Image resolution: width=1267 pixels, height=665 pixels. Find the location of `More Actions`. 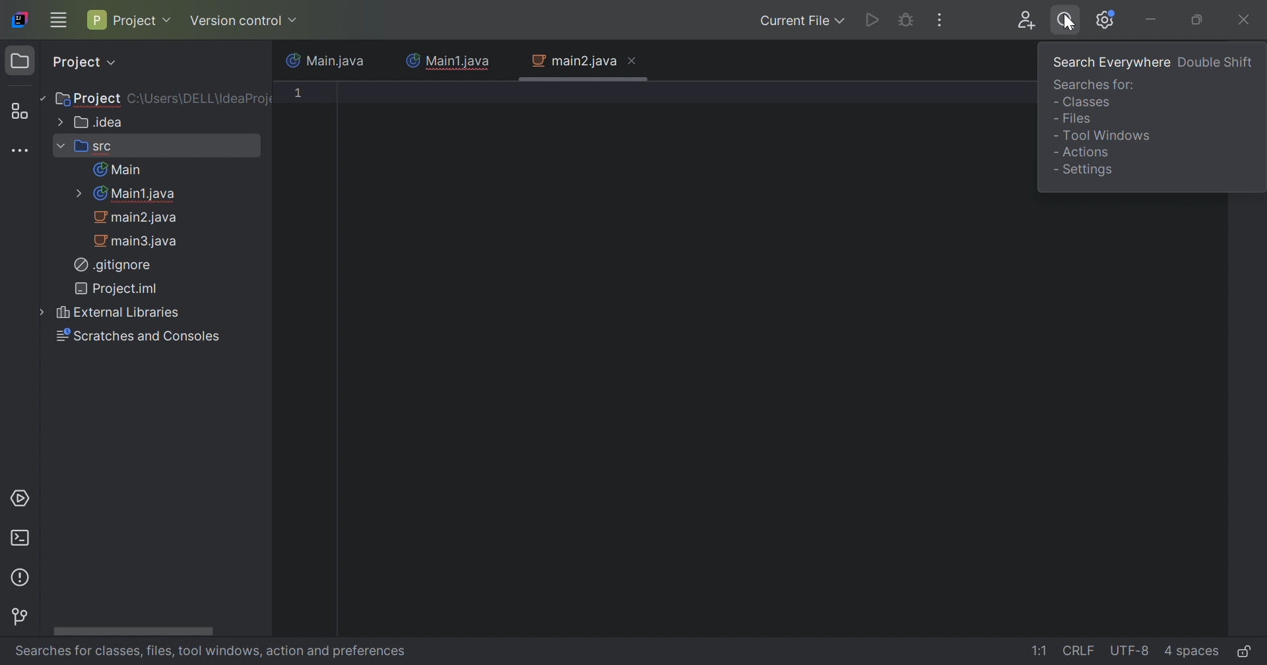

More Actions is located at coordinates (941, 22).